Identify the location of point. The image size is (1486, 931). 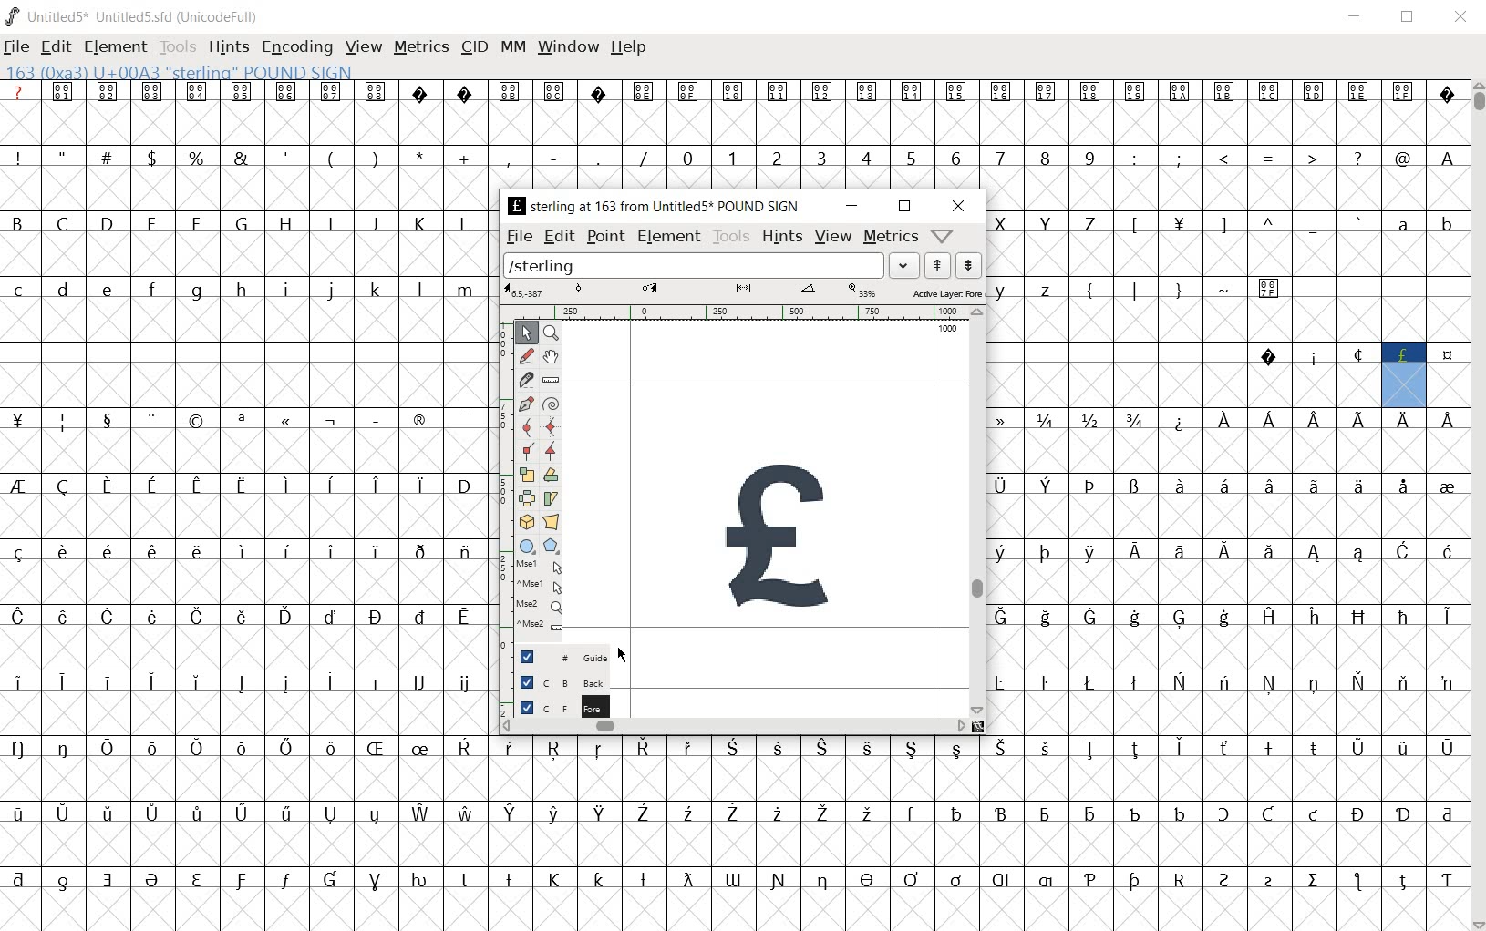
(527, 333).